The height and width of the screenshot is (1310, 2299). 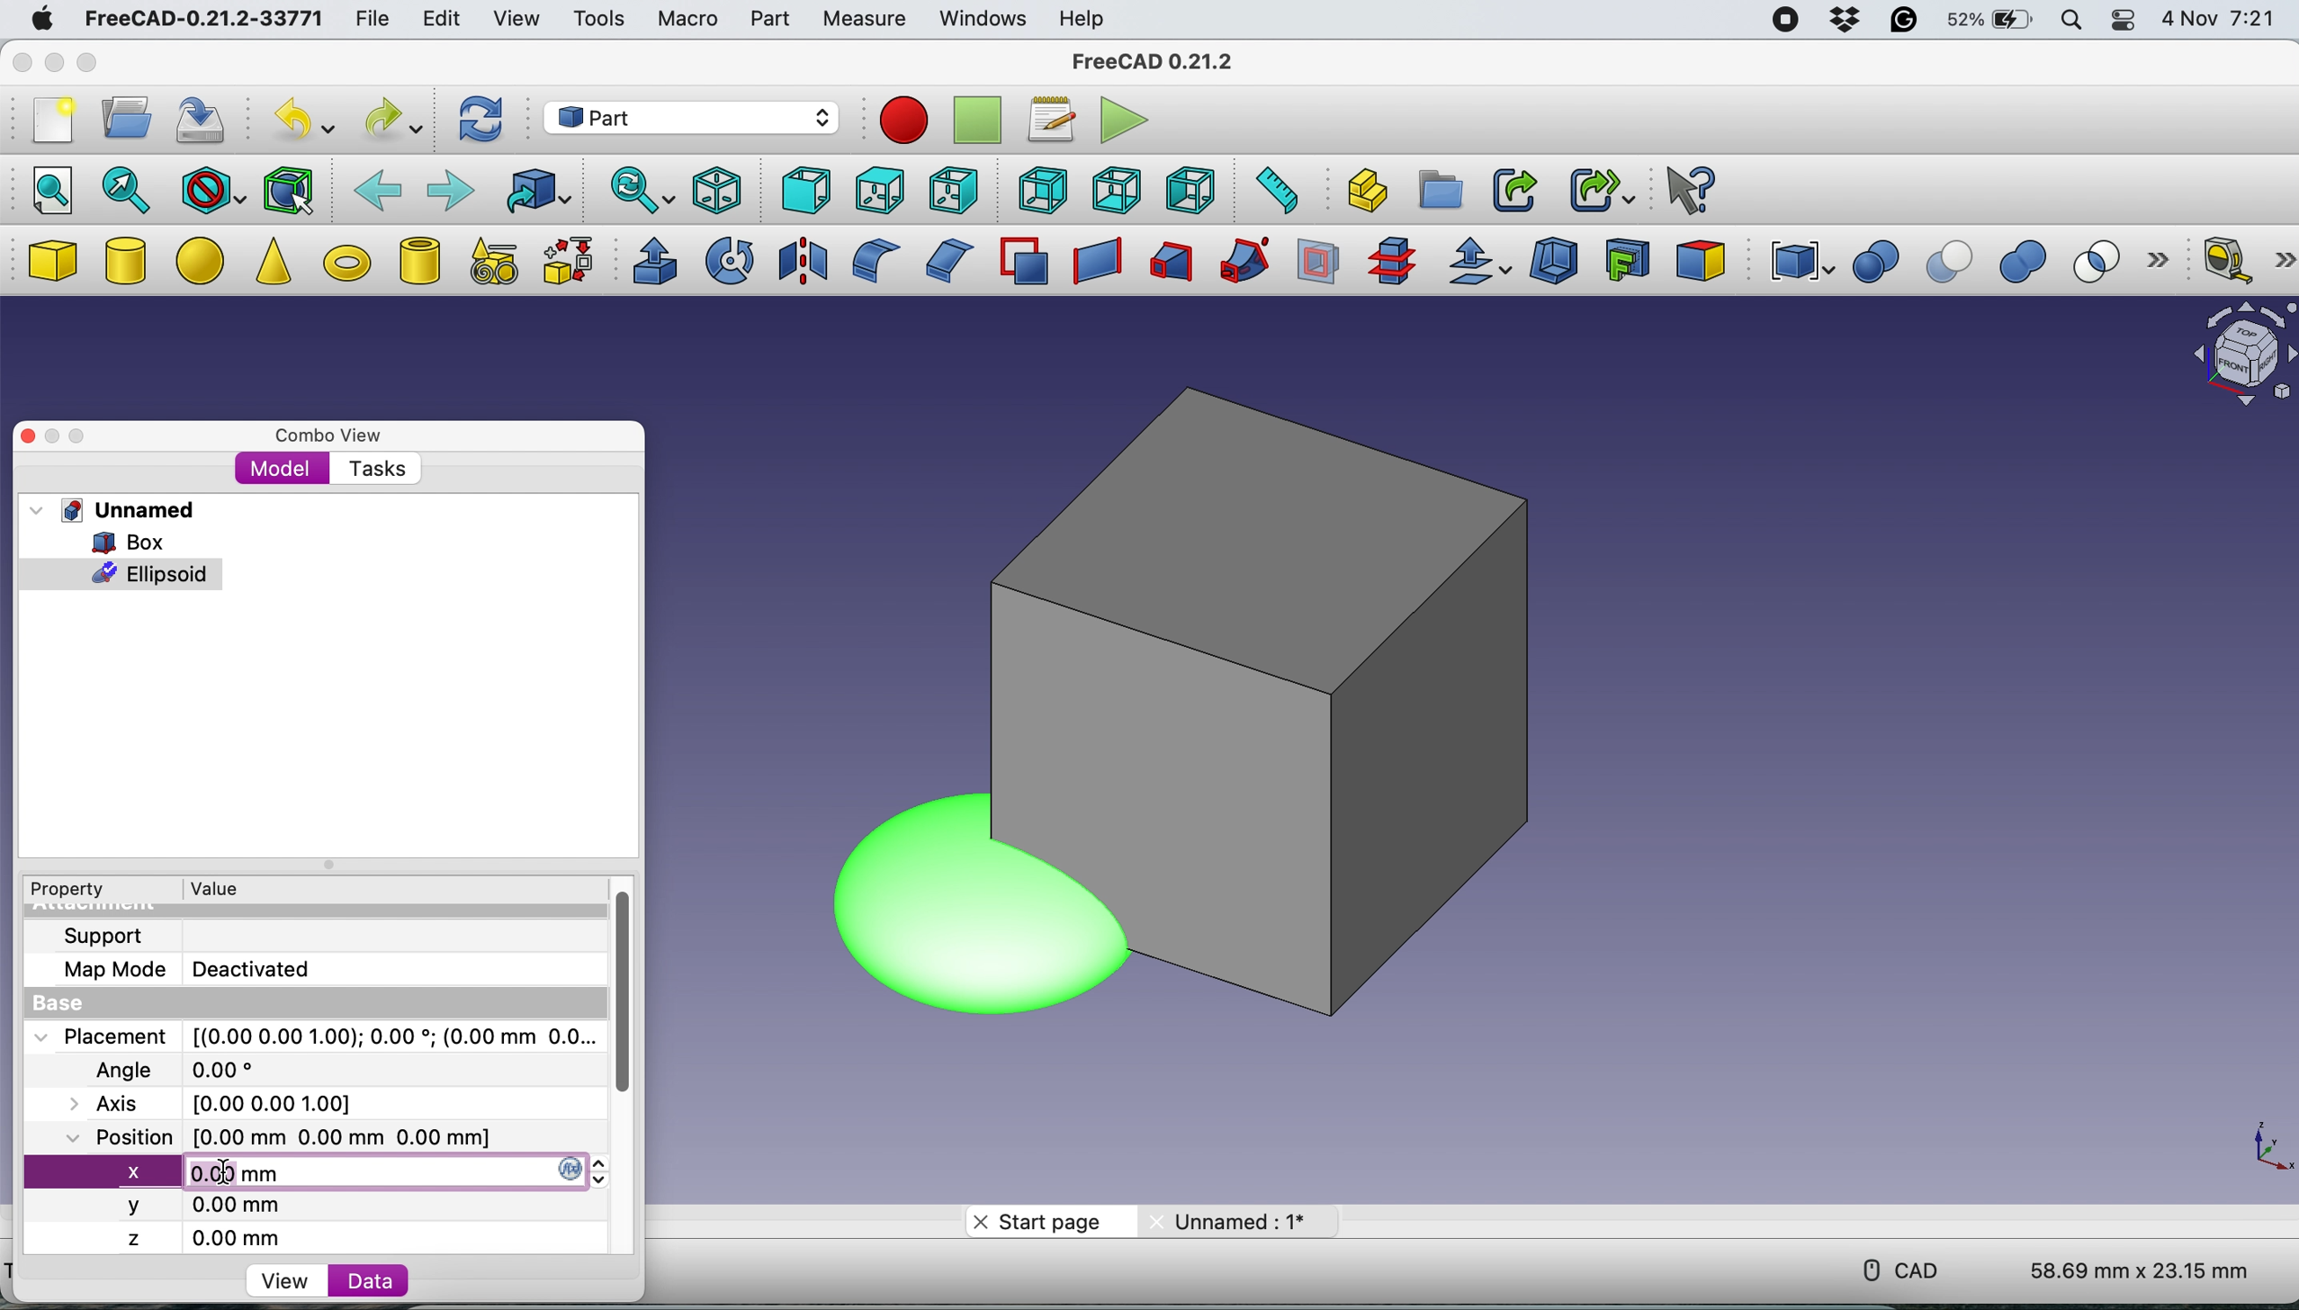 I want to click on color per face, so click(x=1702, y=259).